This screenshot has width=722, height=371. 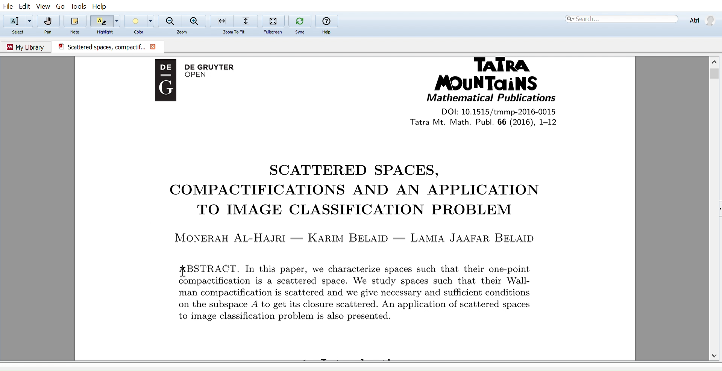 I want to click on Help, so click(x=328, y=32).